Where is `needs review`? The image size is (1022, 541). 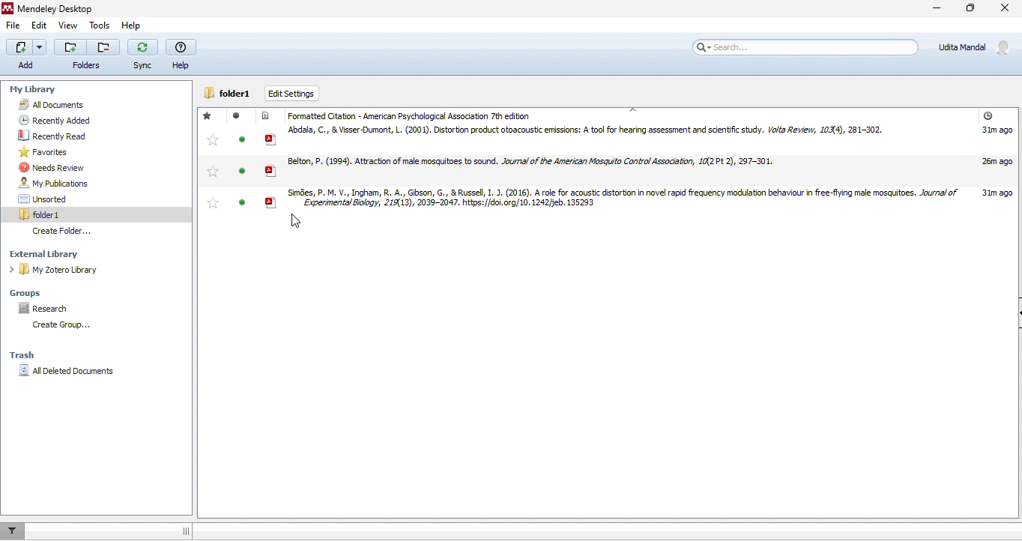 needs review is located at coordinates (52, 169).